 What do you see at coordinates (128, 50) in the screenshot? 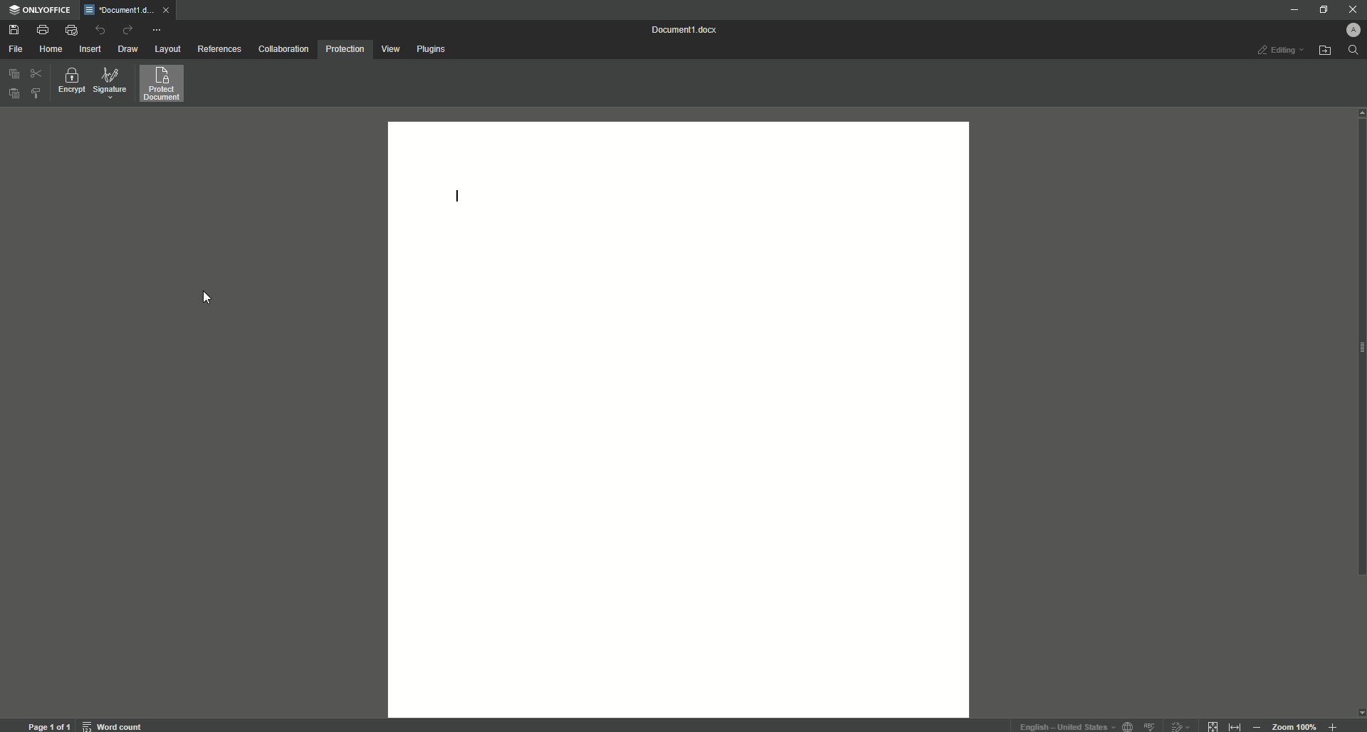
I see `Draw` at bounding box center [128, 50].